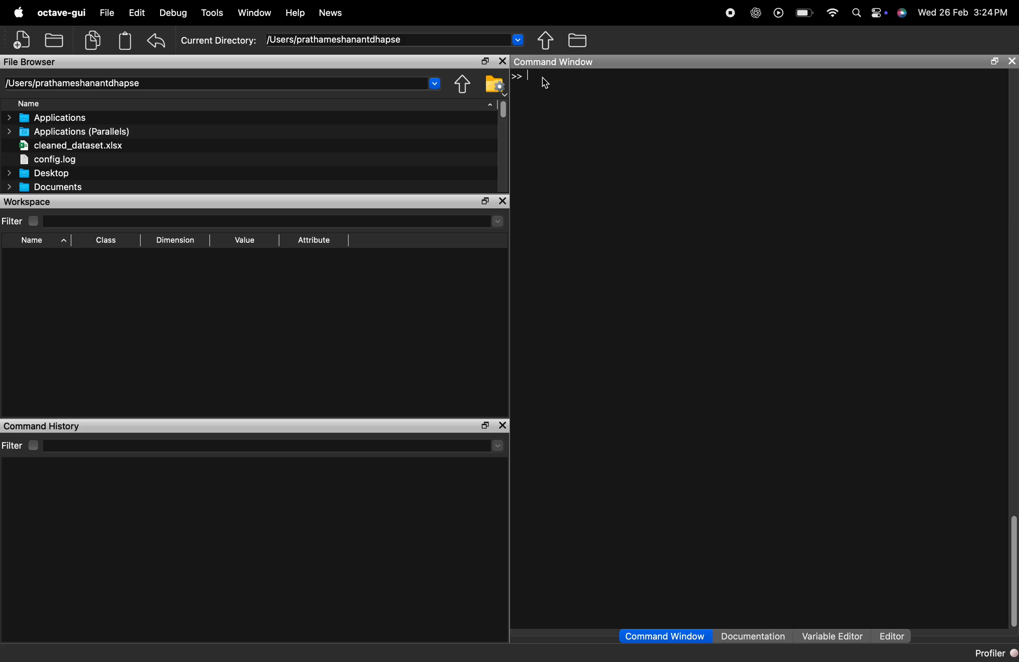 This screenshot has height=662, width=1019. What do you see at coordinates (462, 84) in the screenshot?
I see `one directory up` at bounding box center [462, 84].